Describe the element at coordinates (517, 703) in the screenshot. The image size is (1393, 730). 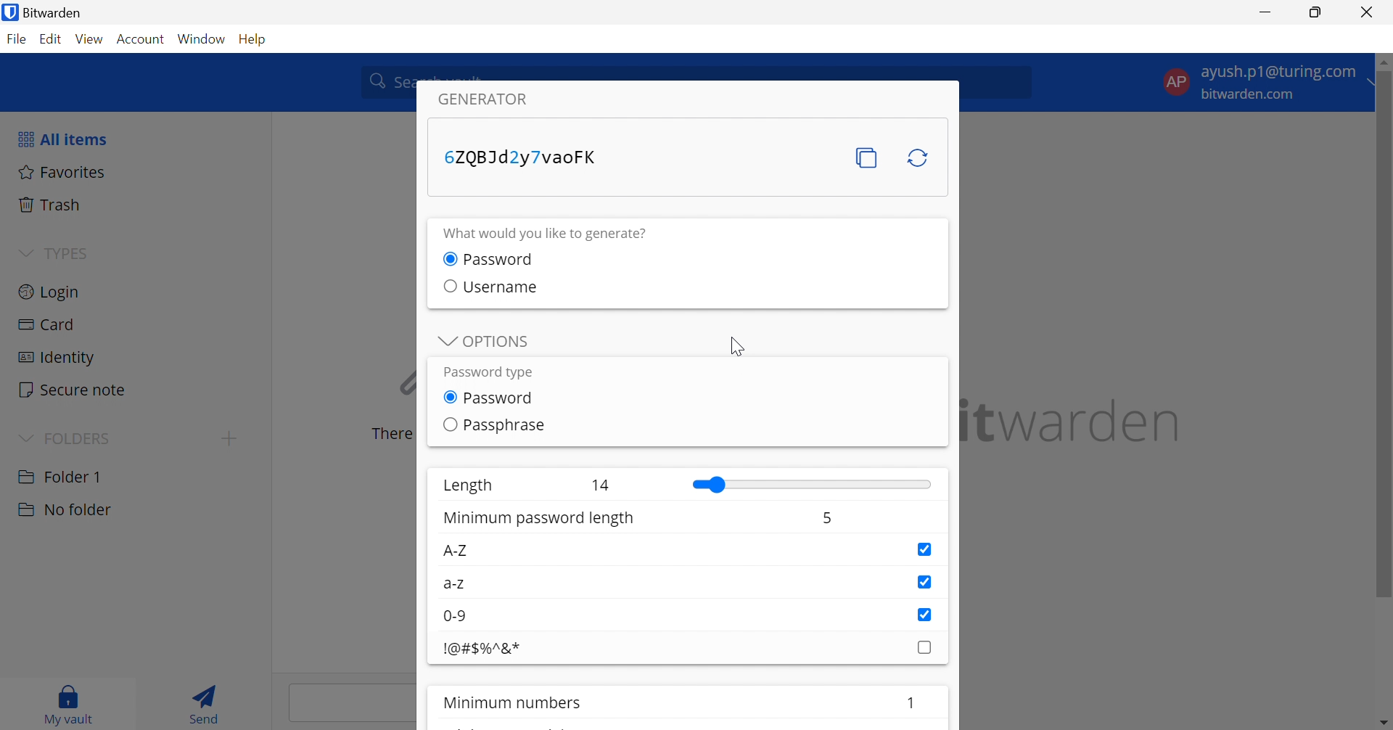
I see `Minimum numbers` at that location.